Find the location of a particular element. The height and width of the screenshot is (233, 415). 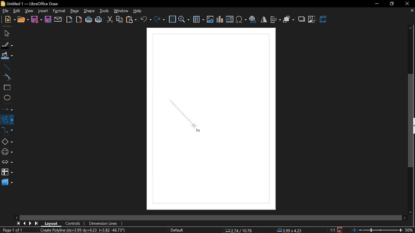

export is located at coordinates (69, 19).